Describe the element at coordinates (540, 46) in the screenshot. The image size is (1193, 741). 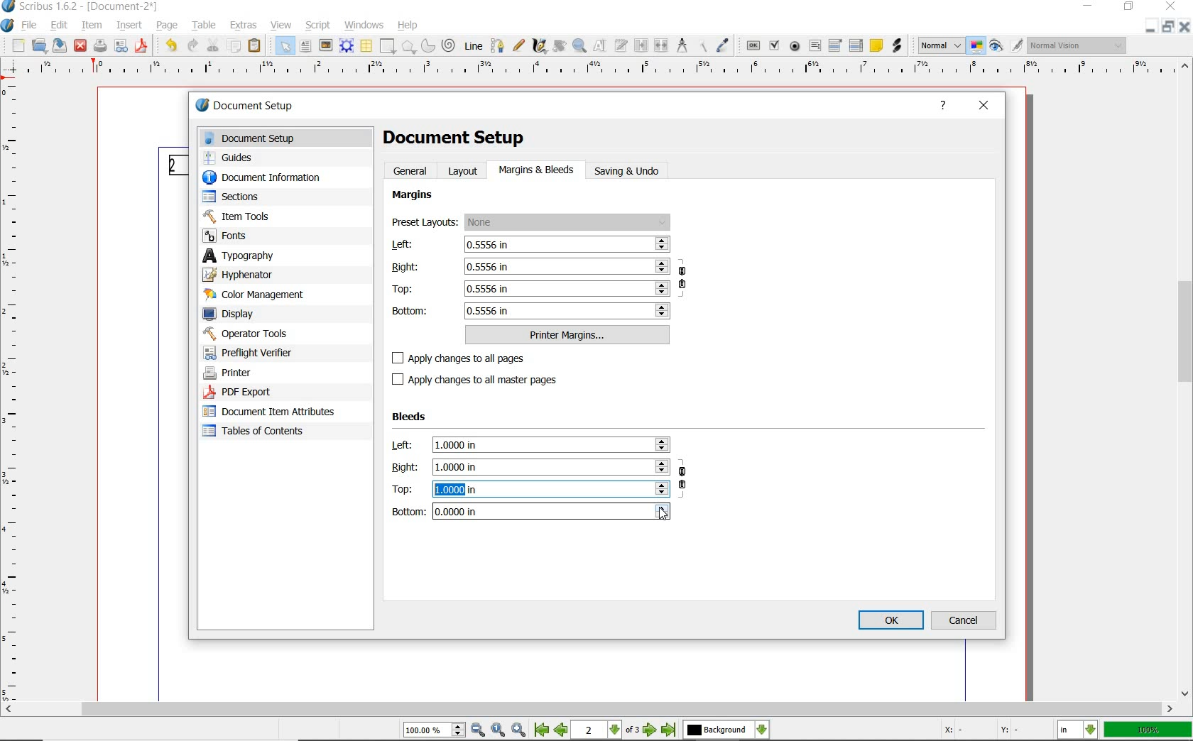
I see `calligraphic line` at that location.